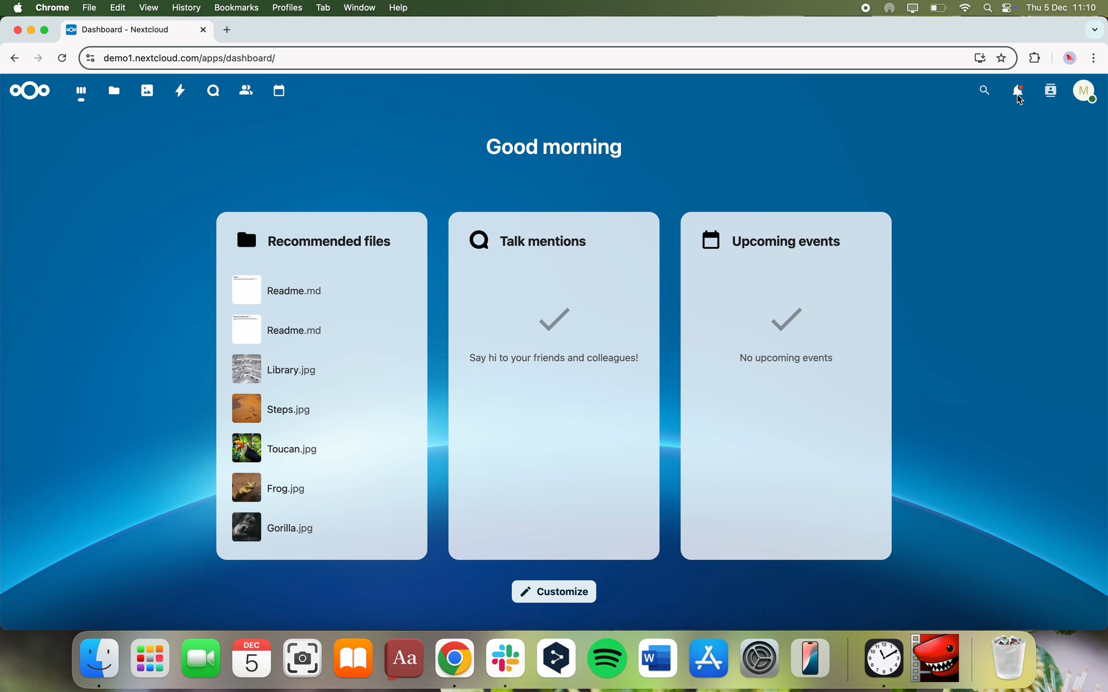 The height and width of the screenshot is (692, 1108). I want to click on screen, so click(912, 8).